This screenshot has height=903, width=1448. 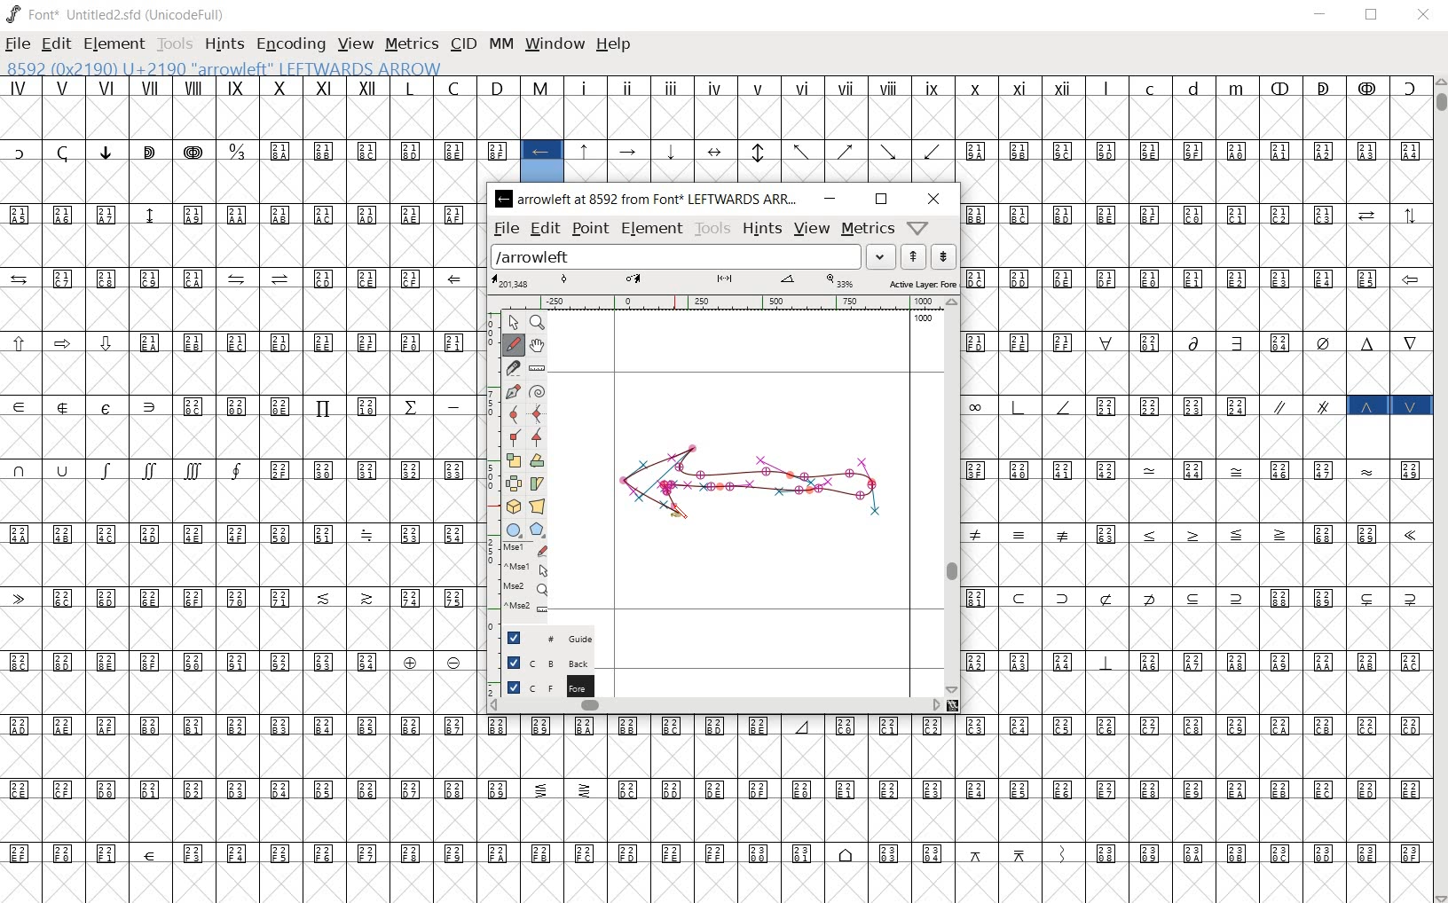 I want to click on view, so click(x=357, y=43).